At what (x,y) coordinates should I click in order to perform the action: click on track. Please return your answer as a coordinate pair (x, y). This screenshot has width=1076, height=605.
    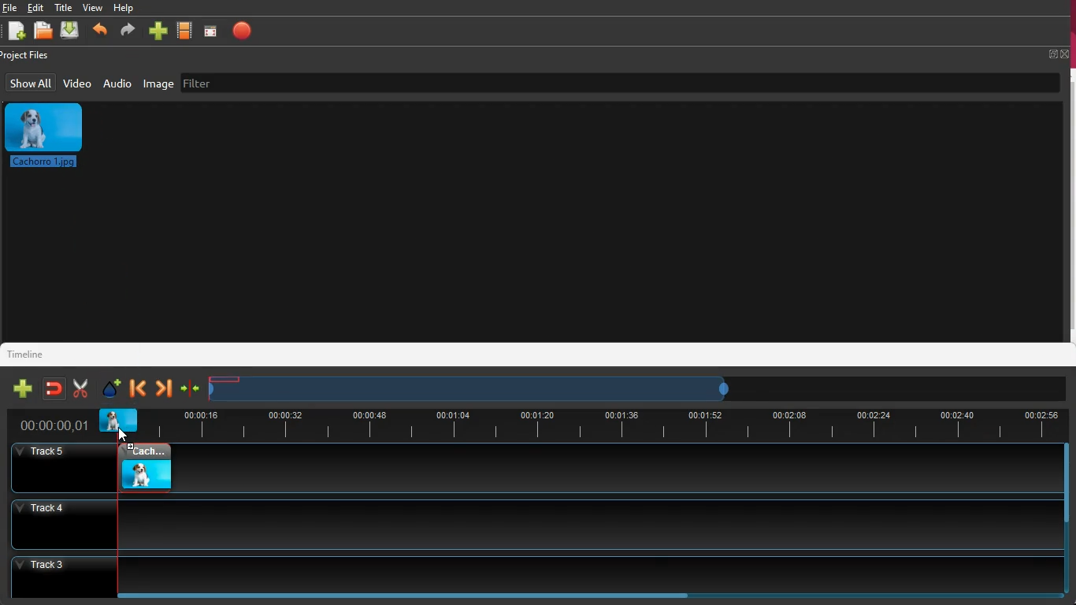
    Looking at the image, I should click on (526, 569).